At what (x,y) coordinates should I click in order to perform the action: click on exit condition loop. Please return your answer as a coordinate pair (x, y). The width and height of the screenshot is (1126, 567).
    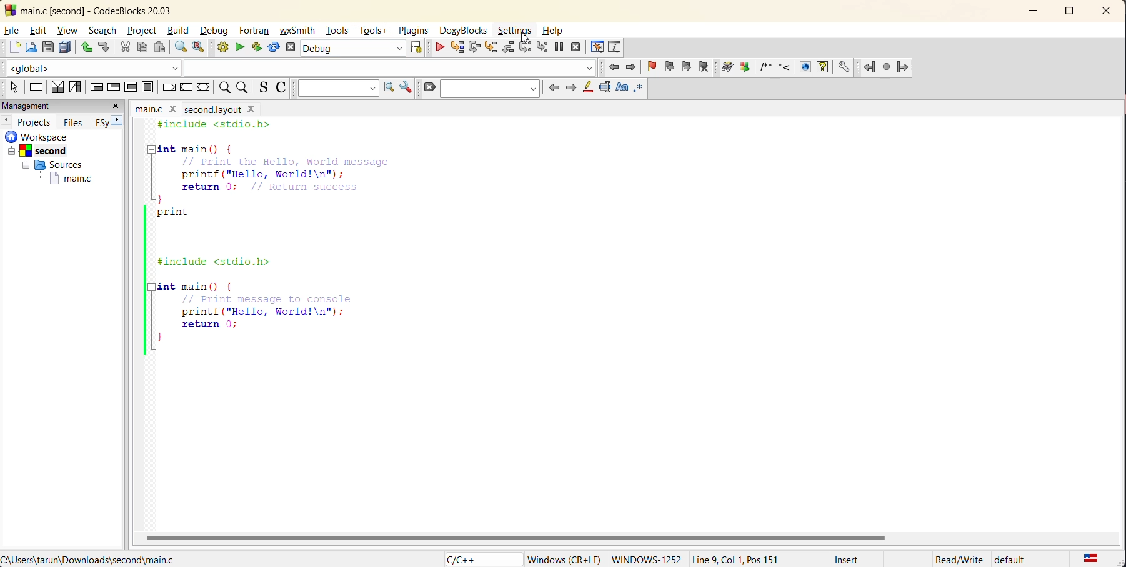
    Looking at the image, I should click on (113, 86).